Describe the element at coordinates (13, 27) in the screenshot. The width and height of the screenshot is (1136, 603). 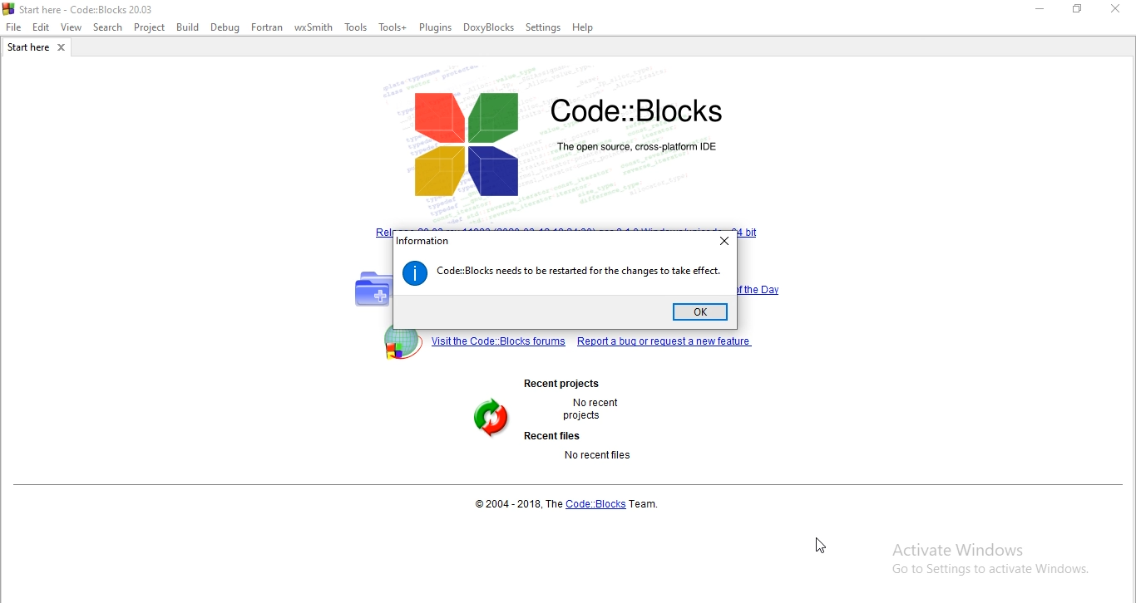
I see `File ` at that location.